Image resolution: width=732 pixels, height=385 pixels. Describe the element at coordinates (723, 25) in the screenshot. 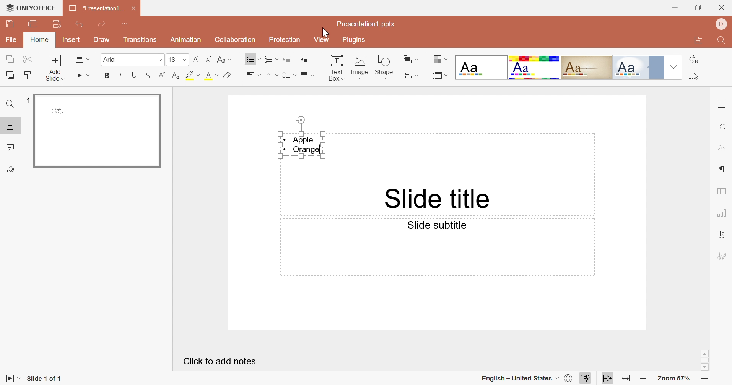

I see `DELL` at that location.